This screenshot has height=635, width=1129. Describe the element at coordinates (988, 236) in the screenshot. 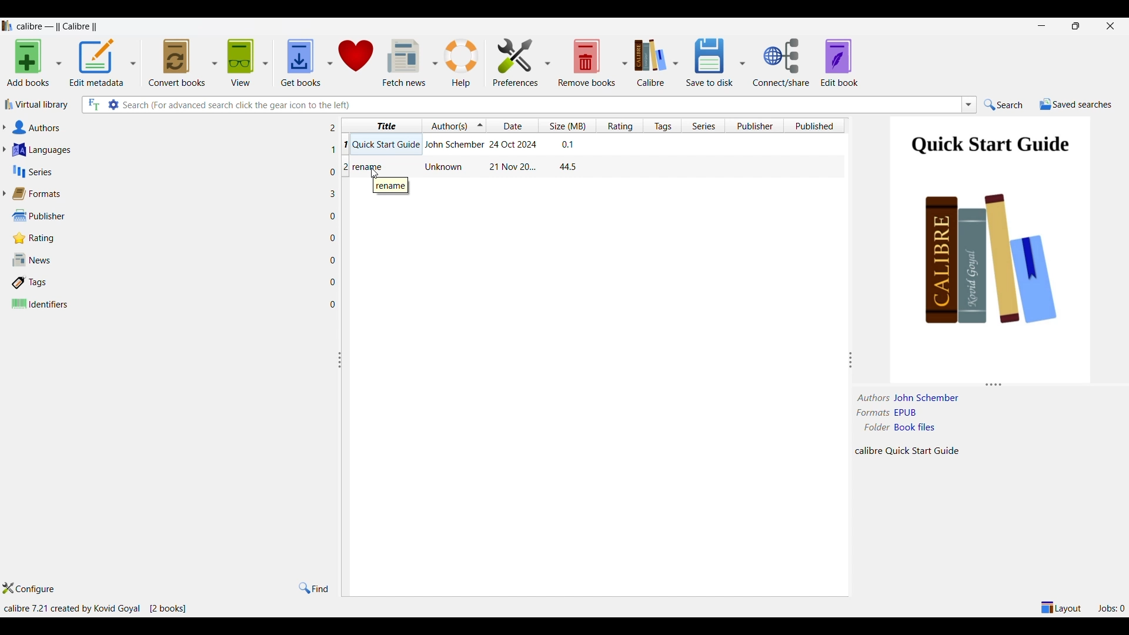

I see `Preview of current selection` at that location.